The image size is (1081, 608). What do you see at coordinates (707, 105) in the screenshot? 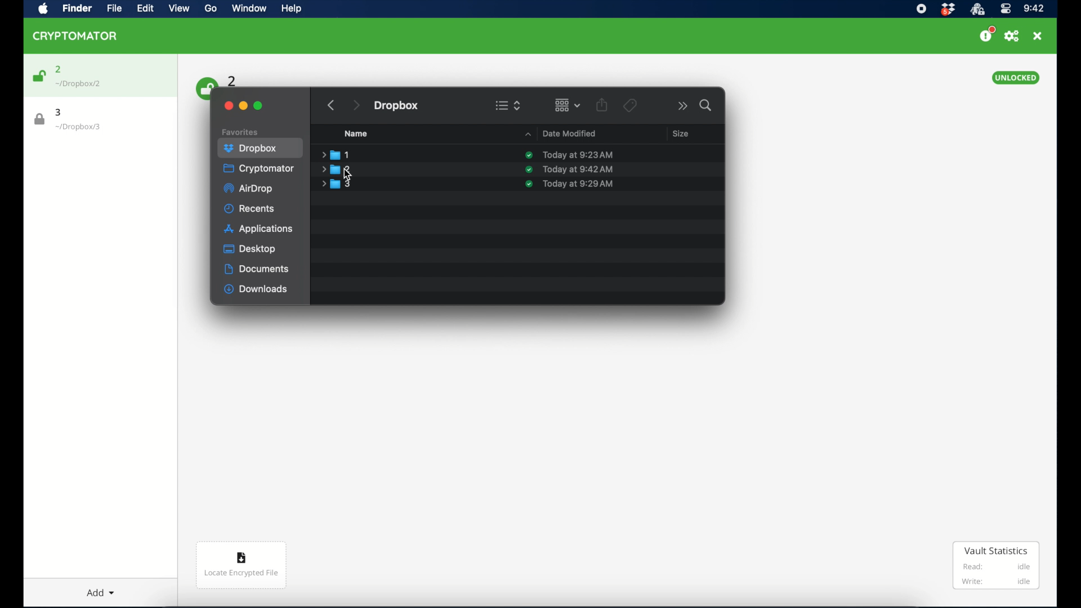
I see `search` at bounding box center [707, 105].